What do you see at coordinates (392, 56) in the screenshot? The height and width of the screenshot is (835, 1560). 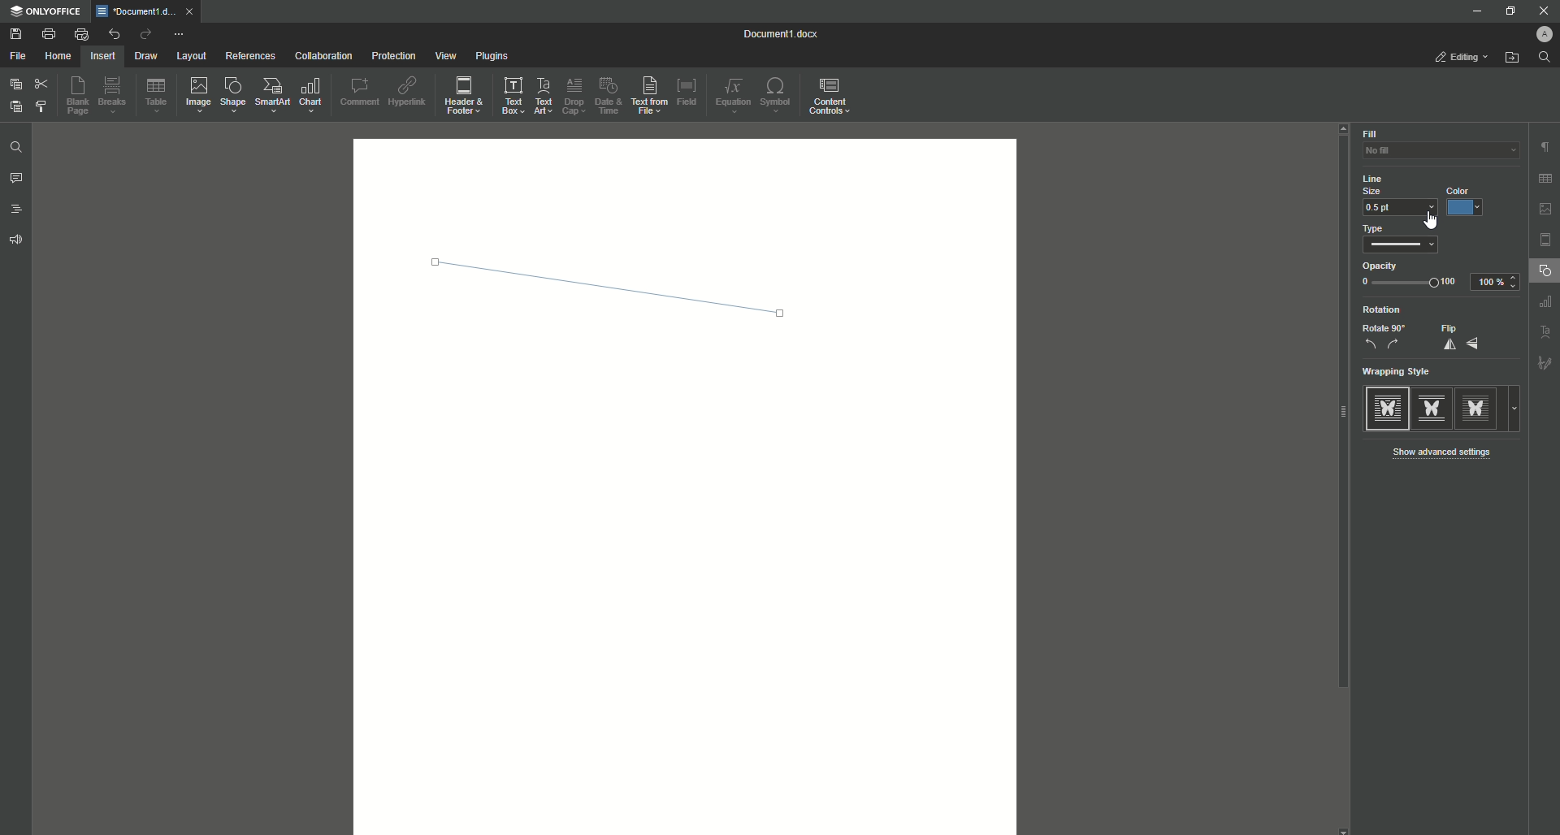 I see `Protection` at bounding box center [392, 56].